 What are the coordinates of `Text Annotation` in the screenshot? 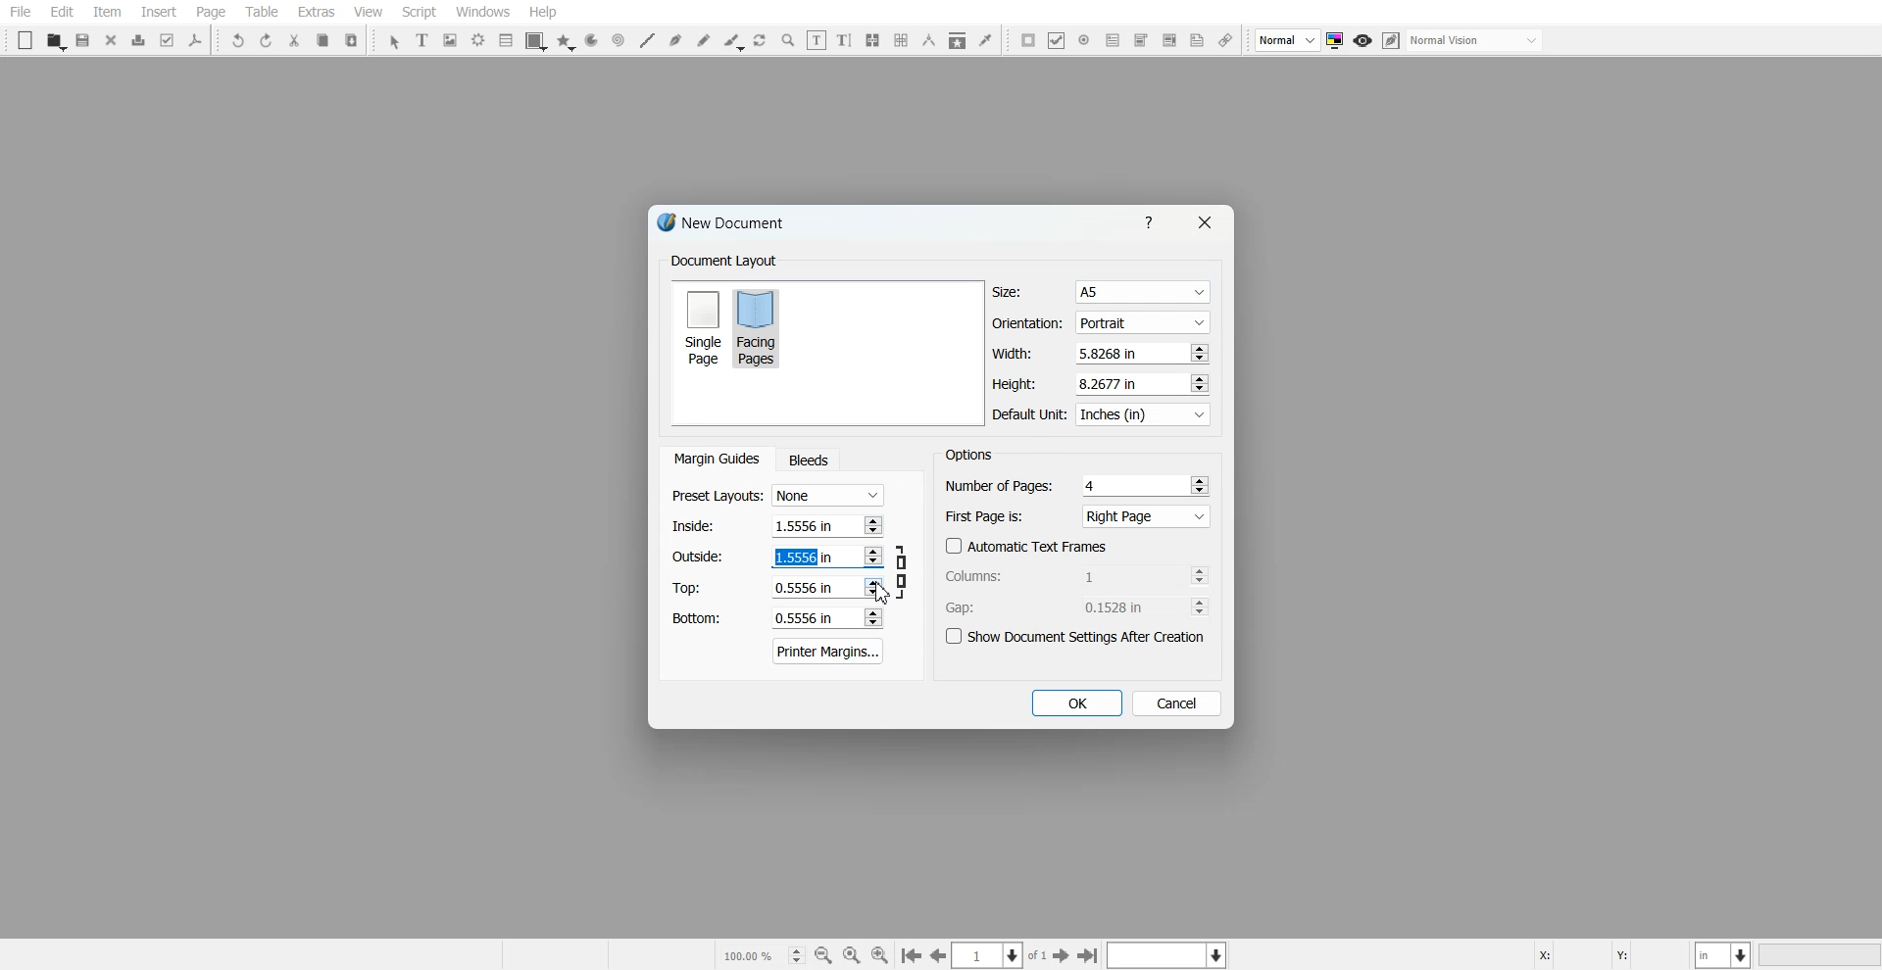 It's located at (1197, 41).